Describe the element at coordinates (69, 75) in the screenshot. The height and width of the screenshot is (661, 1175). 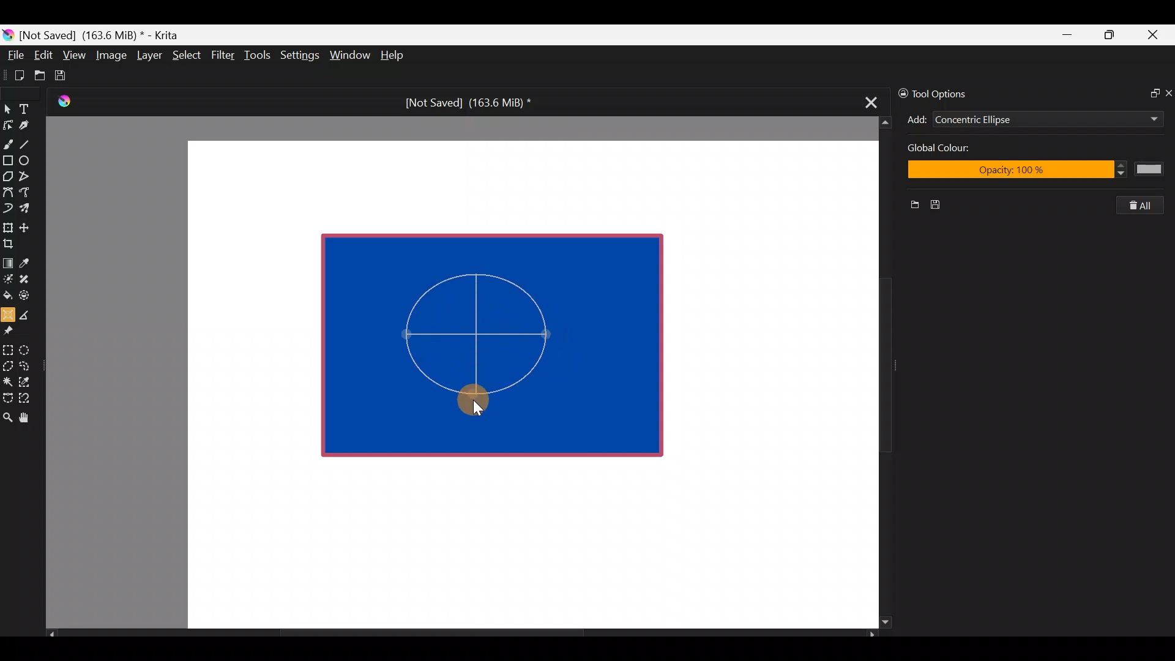
I see `Save` at that location.